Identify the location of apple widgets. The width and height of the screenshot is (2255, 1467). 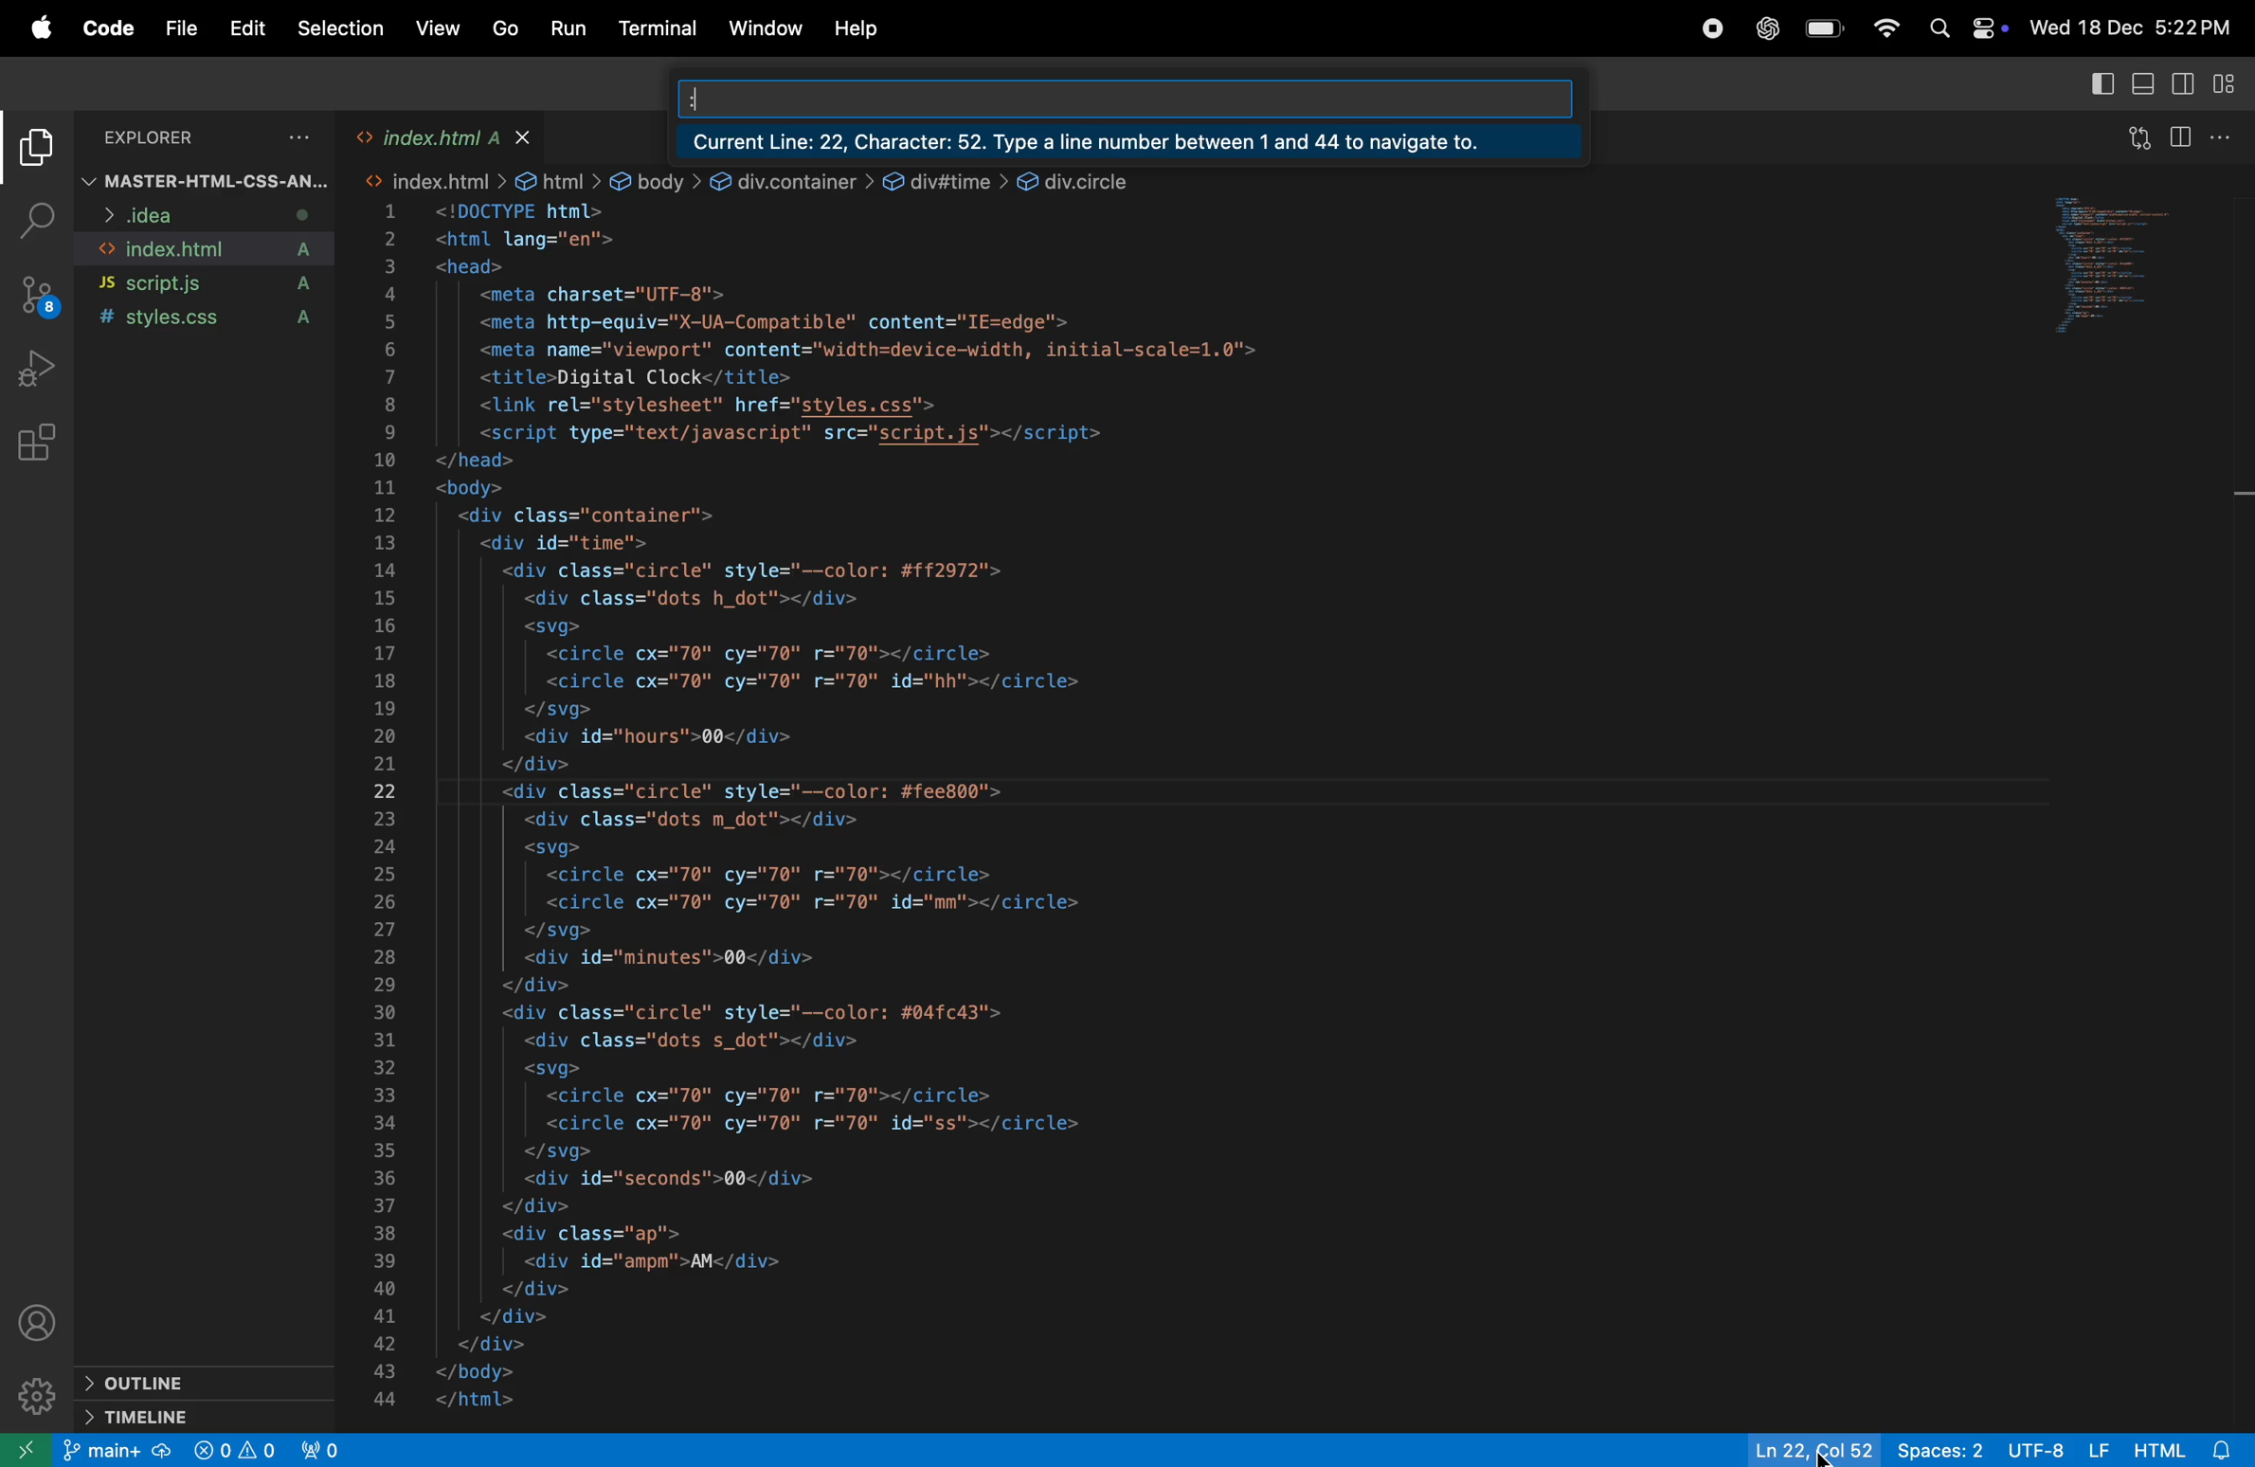
(1967, 28).